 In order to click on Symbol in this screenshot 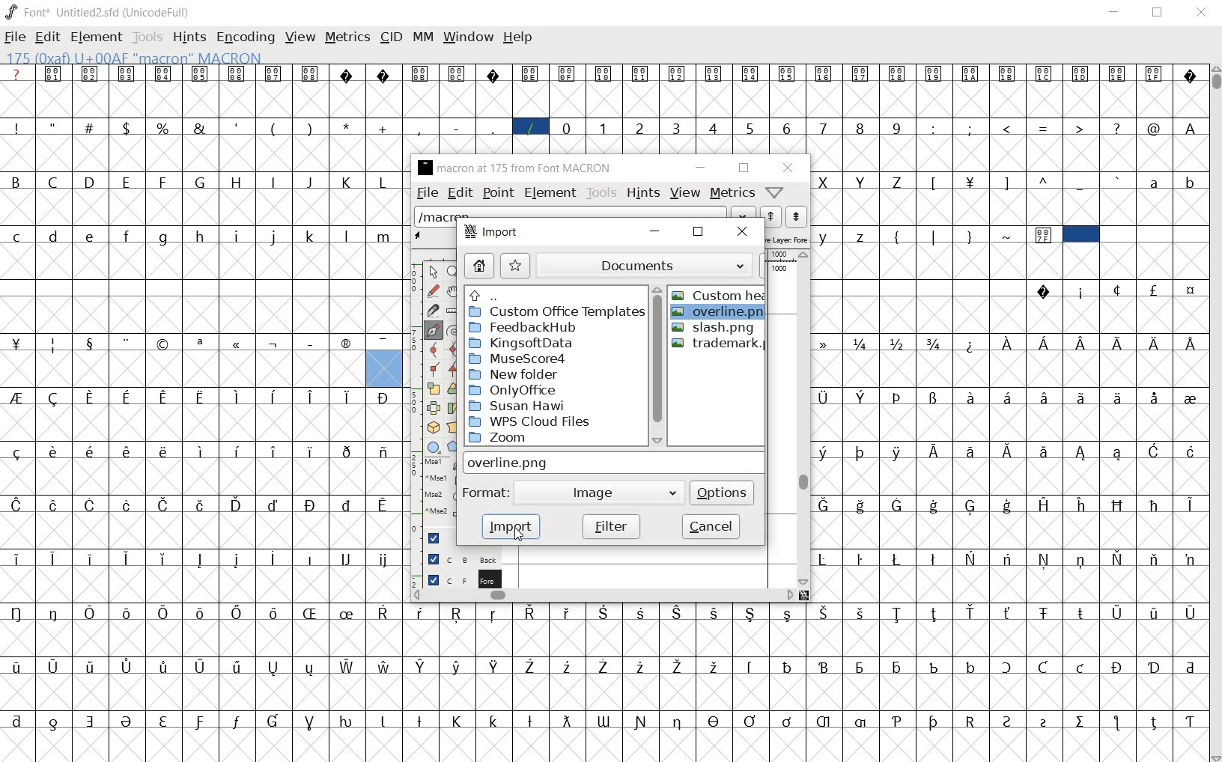, I will do `click(1154, 450)`.